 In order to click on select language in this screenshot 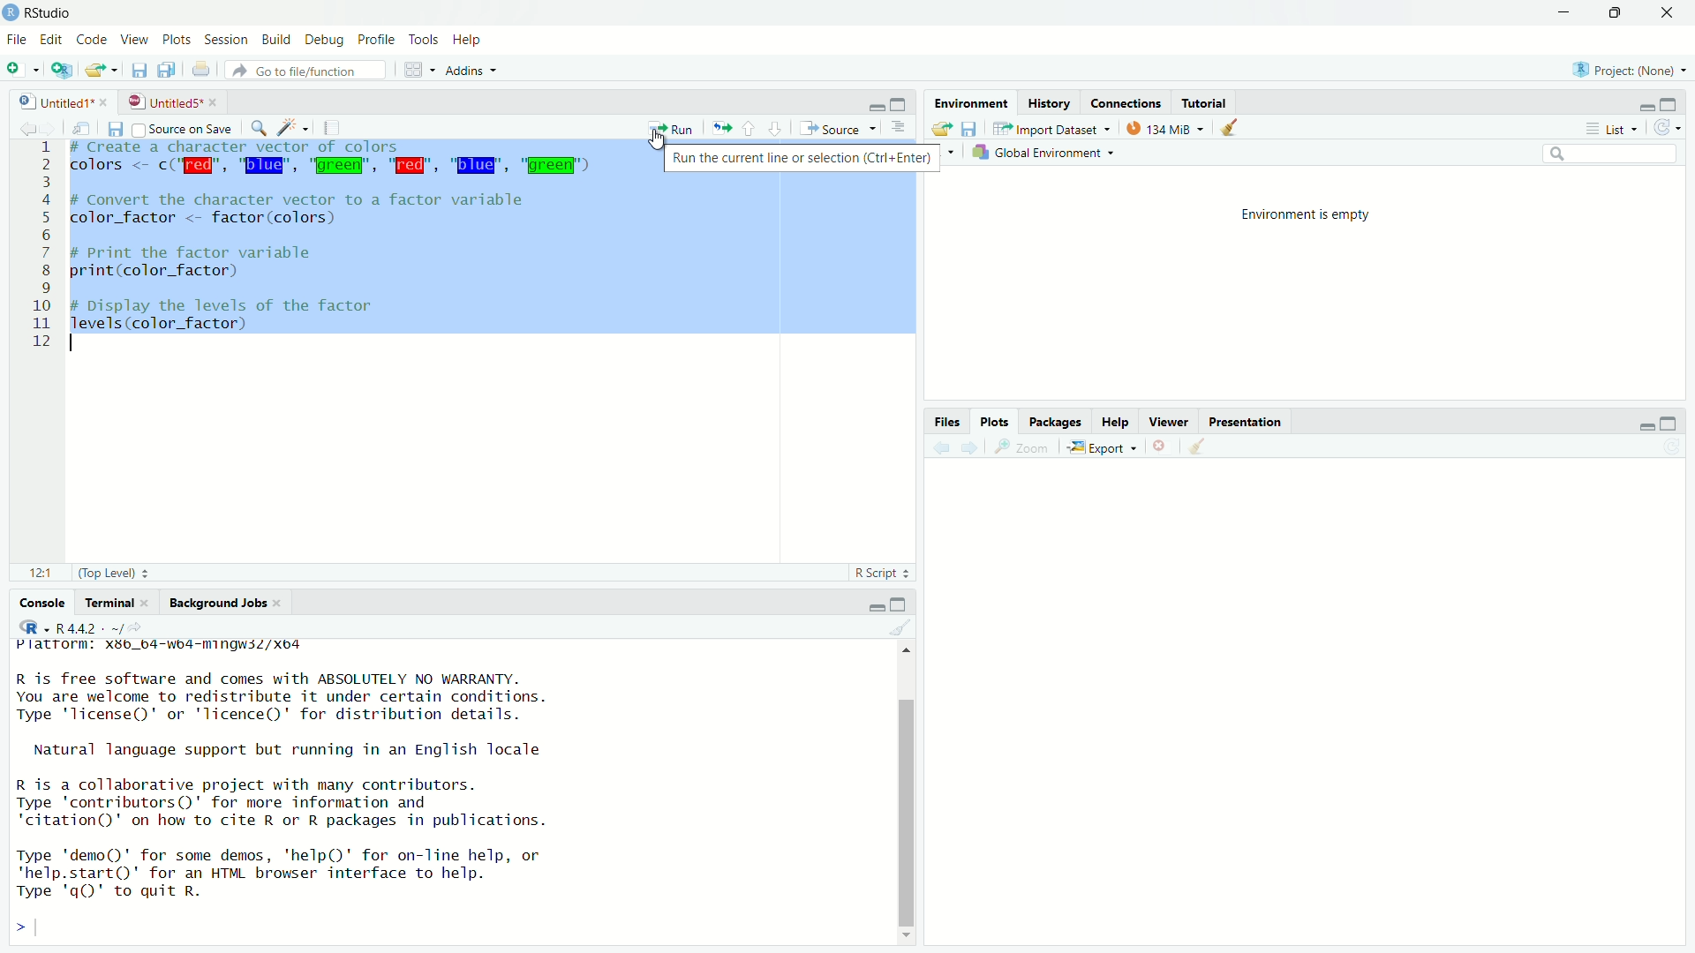, I will do `click(26, 629)`.